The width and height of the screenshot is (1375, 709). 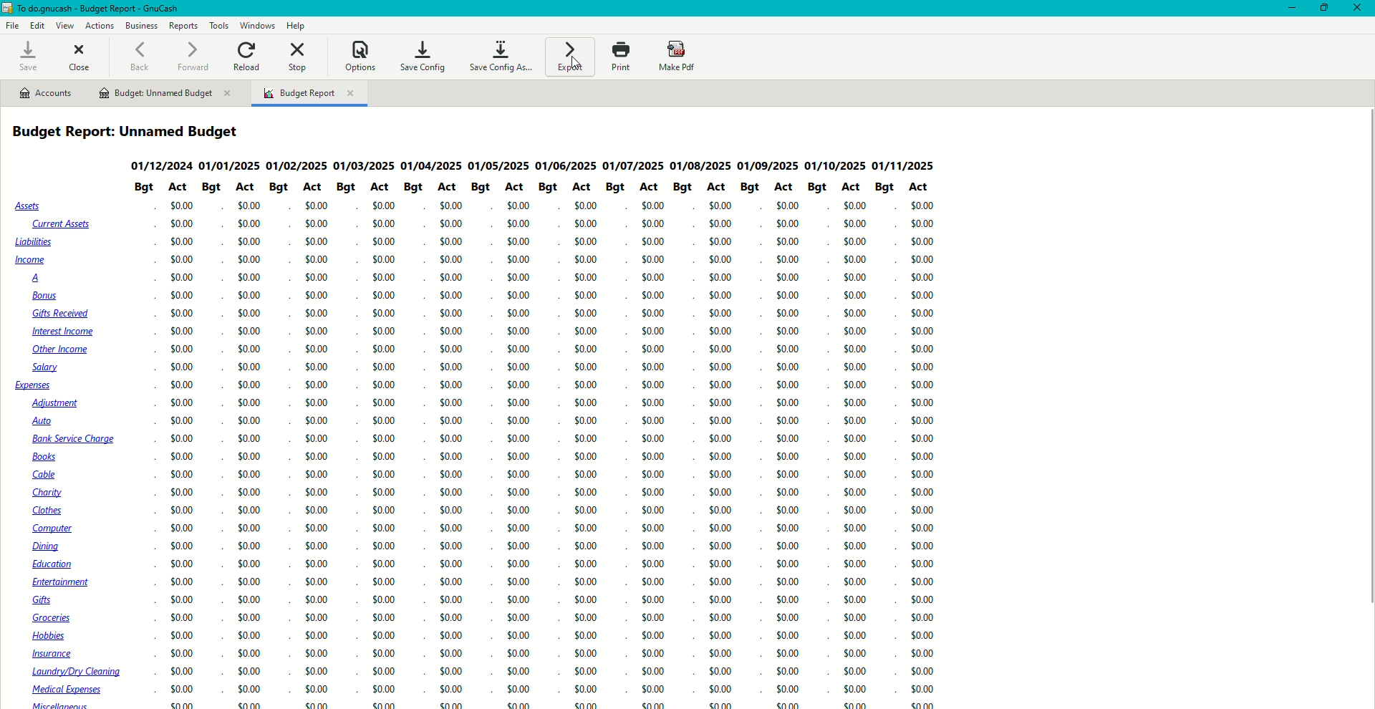 What do you see at coordinates (518, 563) in the screenshot?
I see `$0.00` at bounding box center [518, 563].